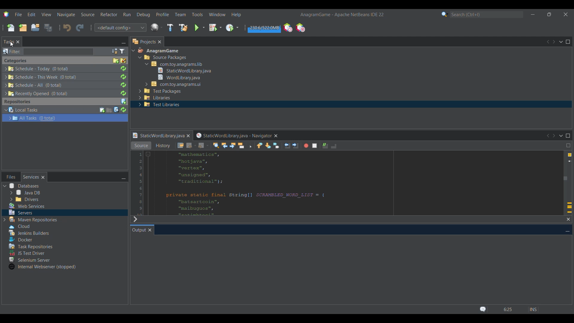 Image resolution: width=574 pixels, height=323 pixels. What do you see at coordinates (554, 42) in the screenshot?
I see `Next` at bounding box center [554, 42].